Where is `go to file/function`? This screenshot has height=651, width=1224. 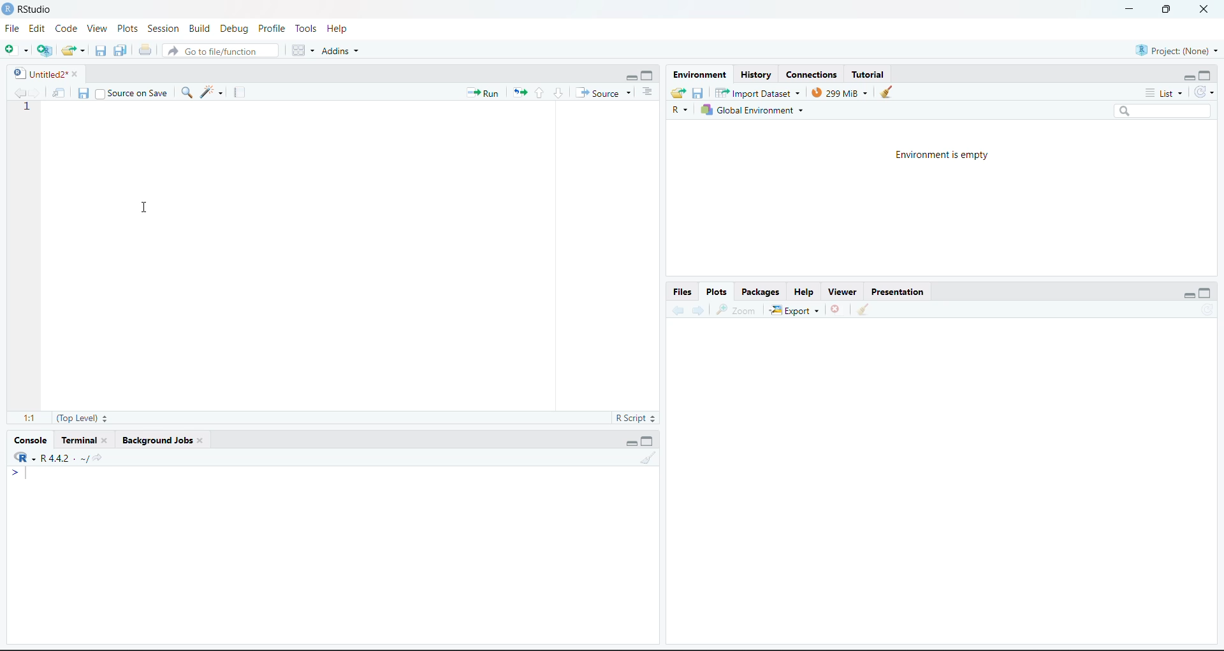
go to file/function is located at coordinates (219, 51).